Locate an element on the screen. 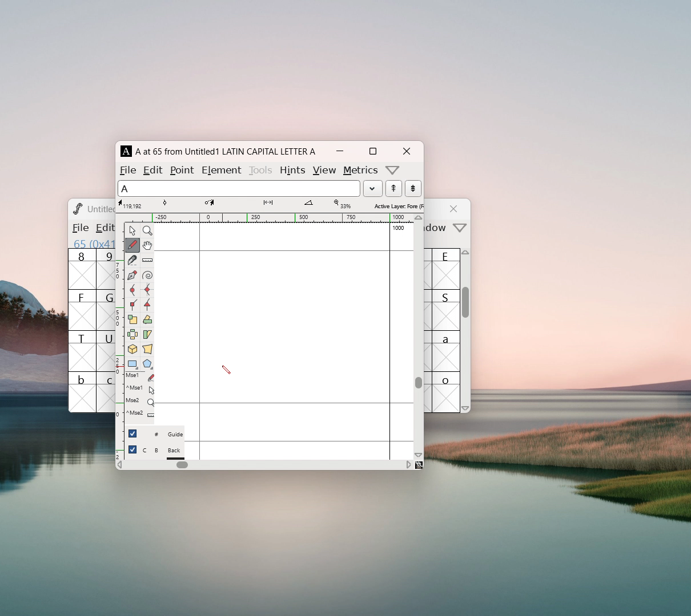 The image size is (691, 616). close is located at coordinates (455, 209).